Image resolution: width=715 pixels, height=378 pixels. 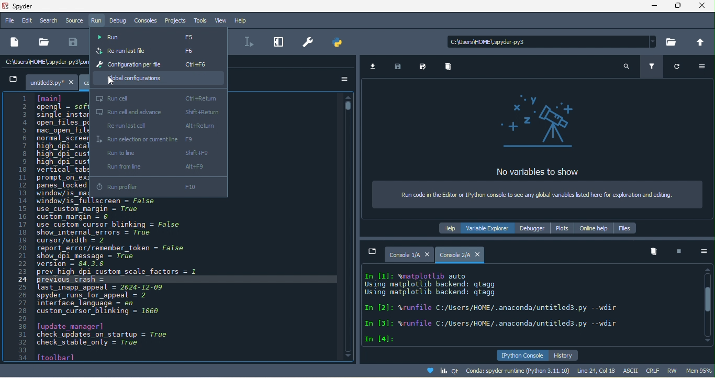 What do you see at coordinates (654, 371) in the screenshot?
I see `crlf` at bounding box center [654, 371].